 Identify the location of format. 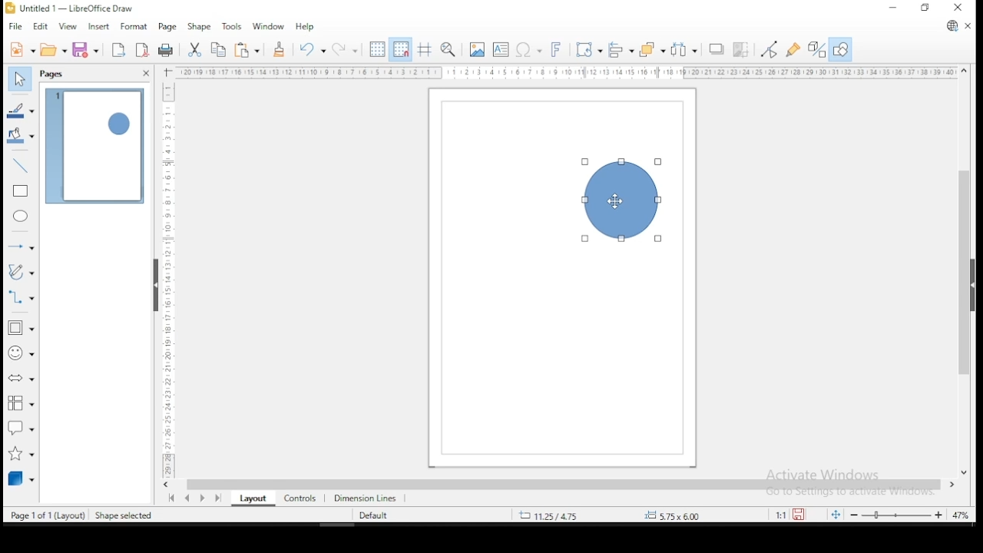
(132, 25).